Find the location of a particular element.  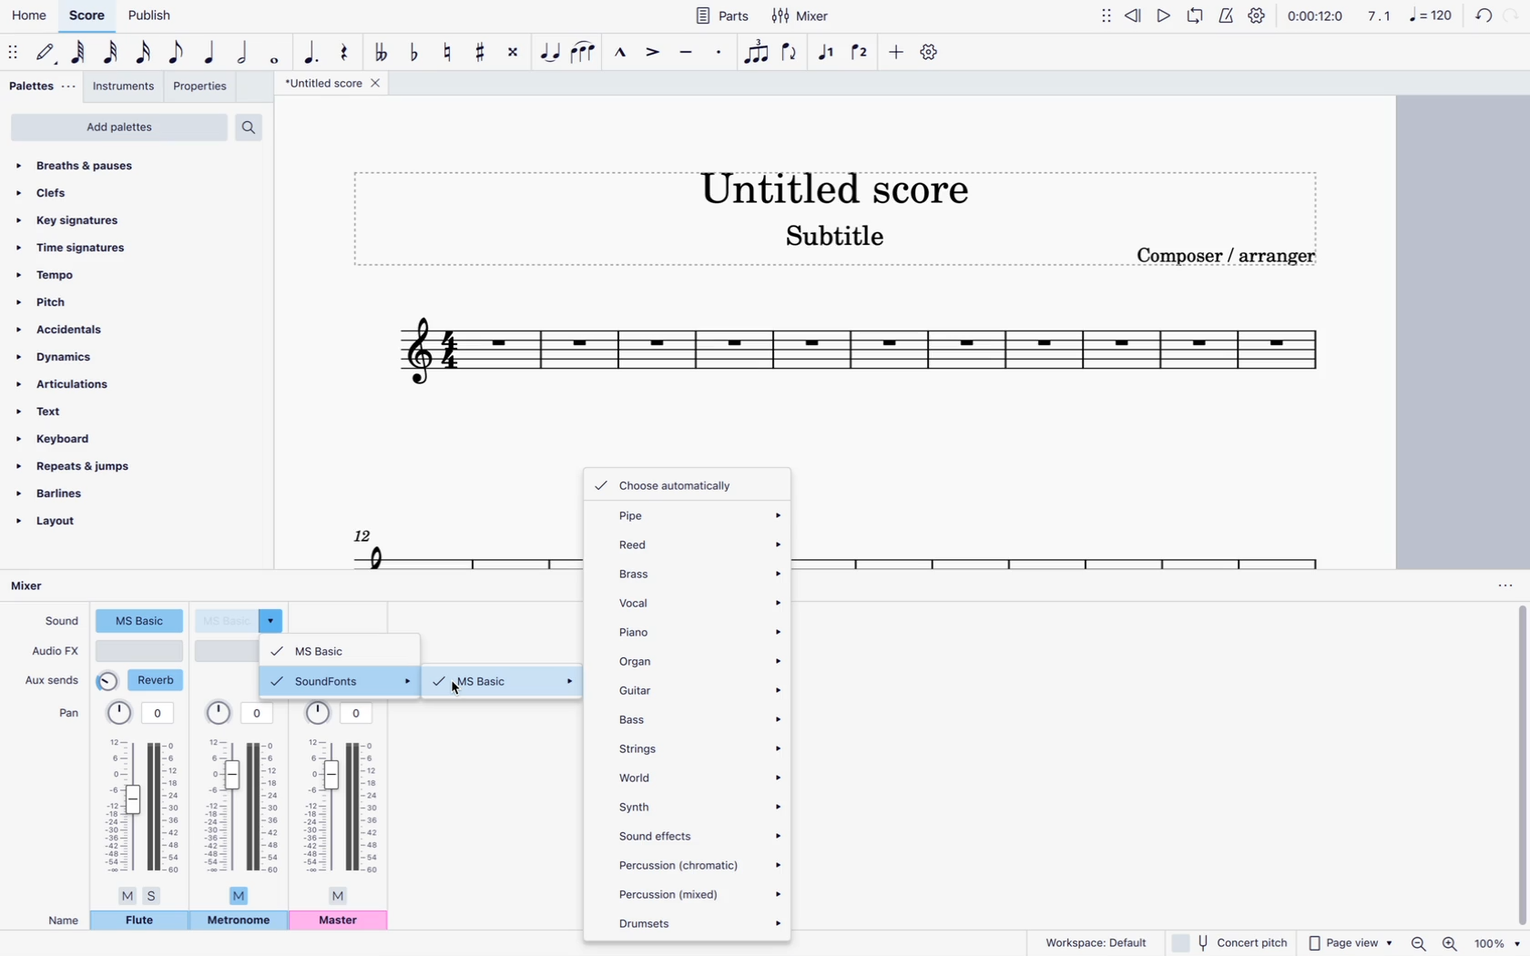

pan is located at coordinates (143, 802).